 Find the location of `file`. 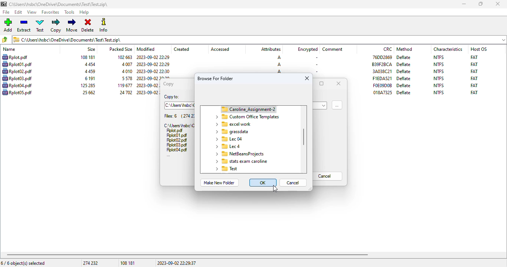

file is located at coordinates (177, 150).